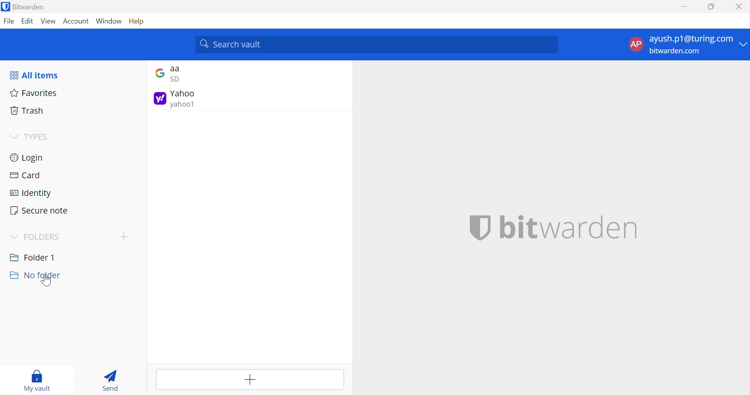 The width and height of the screenshot is (750, 395). Describe the element at coordinates (741, 7) in the screenshot. I see `Close` at that location.